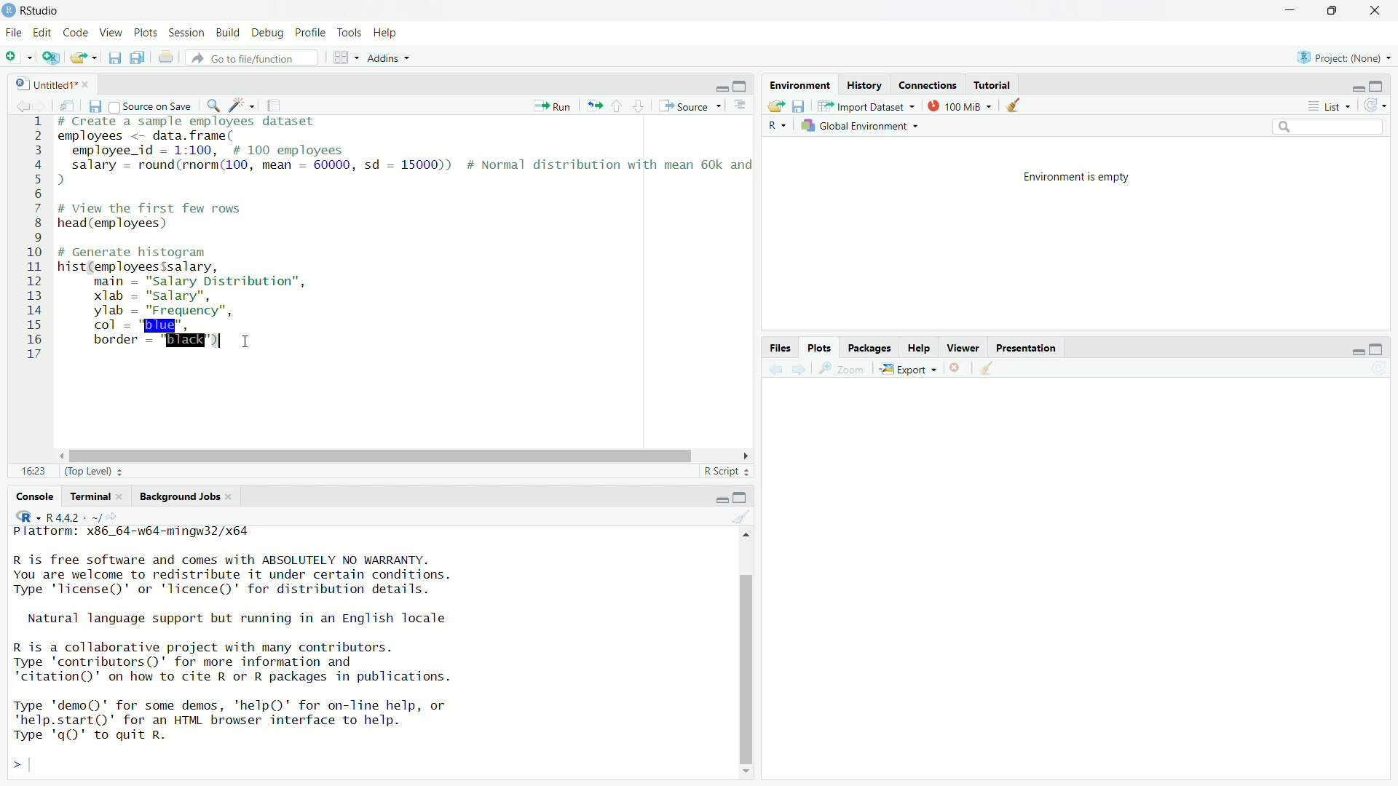  What do you see at coordinates (741, 516) in the screenshot?
I see `clean` at bounding box center [741, 516].